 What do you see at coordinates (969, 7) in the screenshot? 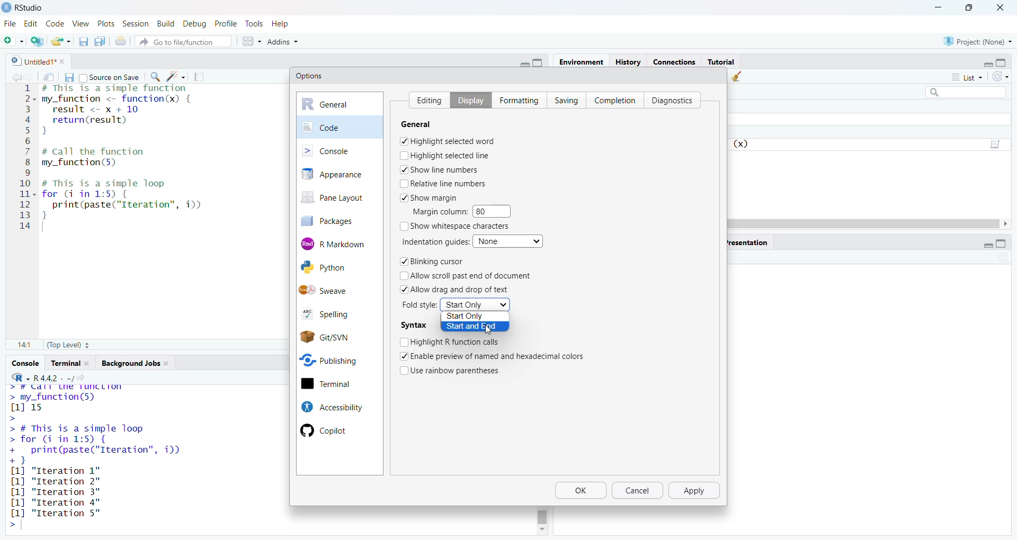
I see `maximize` at bounding box center [969, 7].